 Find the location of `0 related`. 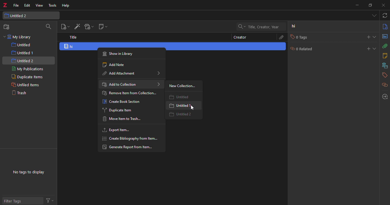

0 related is located at coordinates (302, 48).